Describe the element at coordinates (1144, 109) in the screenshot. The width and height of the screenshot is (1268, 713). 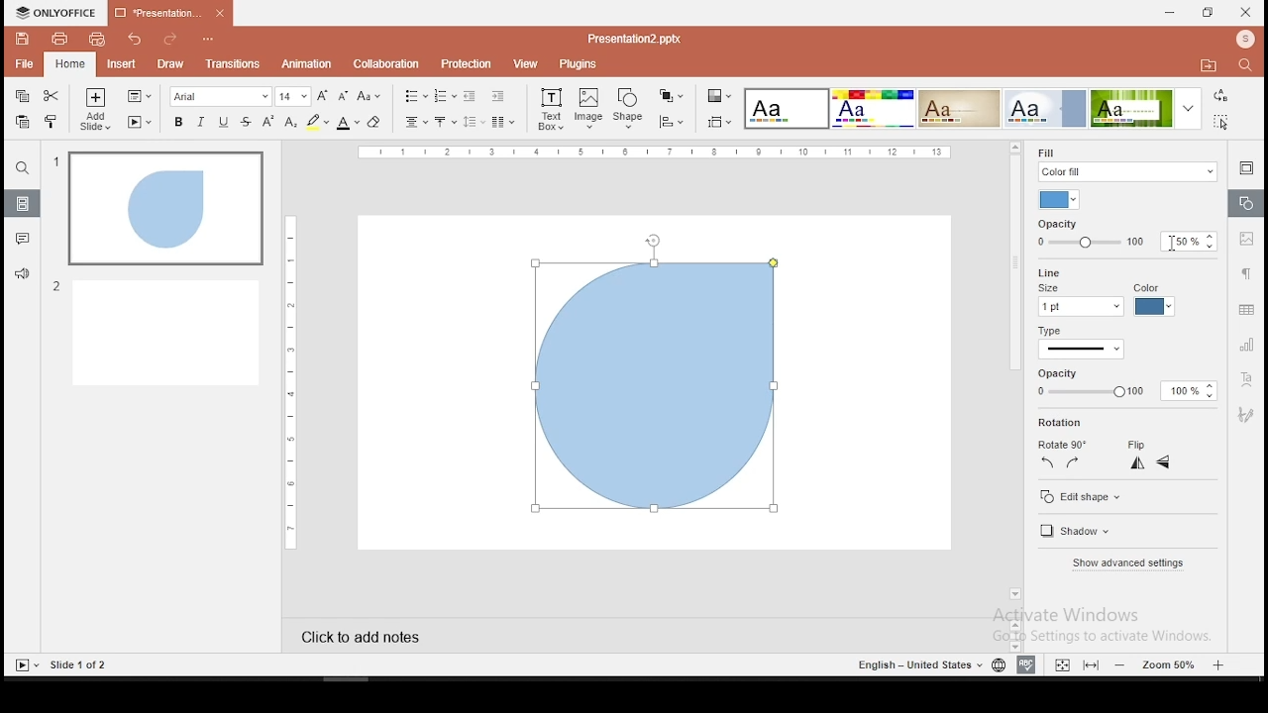
I see `theme` at that location.